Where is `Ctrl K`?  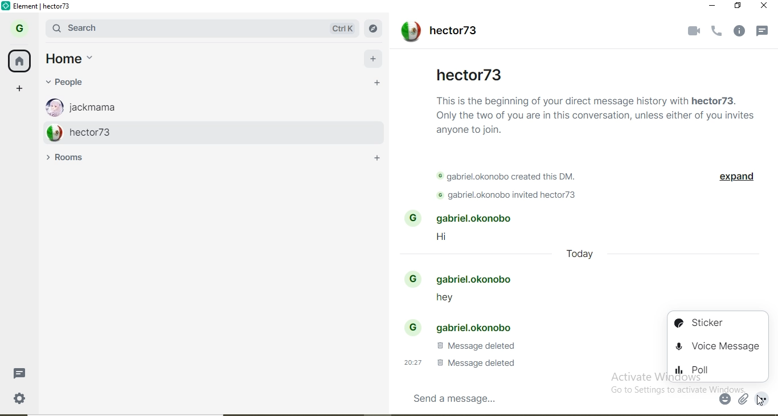
Ctrl K is located at coordinates (343, 28).